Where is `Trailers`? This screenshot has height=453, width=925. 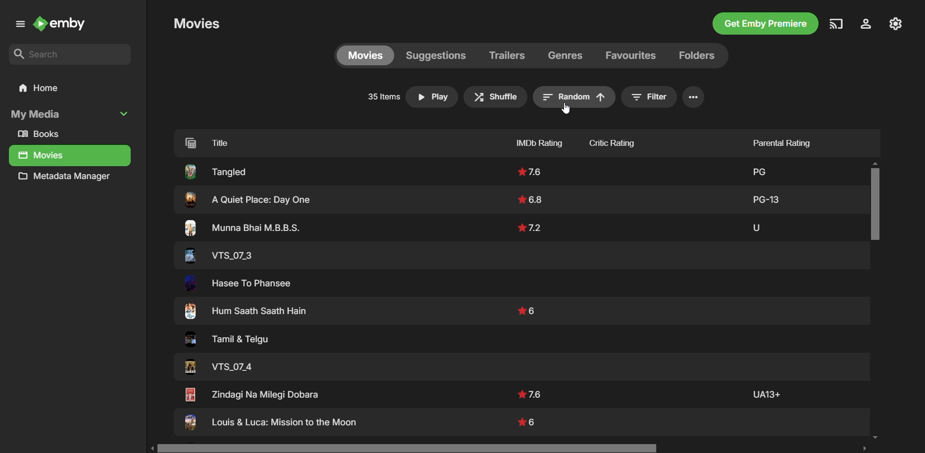 Trailers is located at coordinates (507, 56).